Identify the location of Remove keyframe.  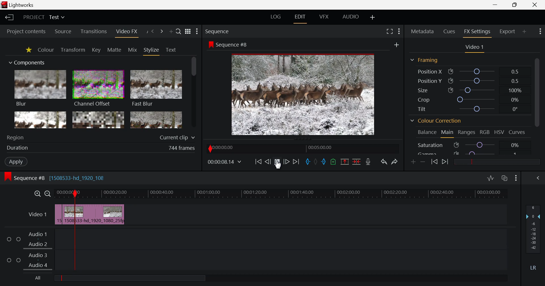
(423, 162).